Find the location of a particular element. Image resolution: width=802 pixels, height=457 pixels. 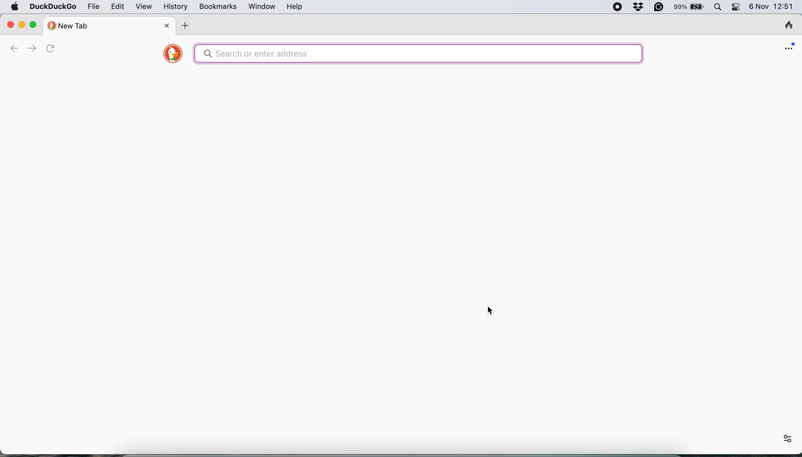

bookmarks is located at coordinates (218, 7).